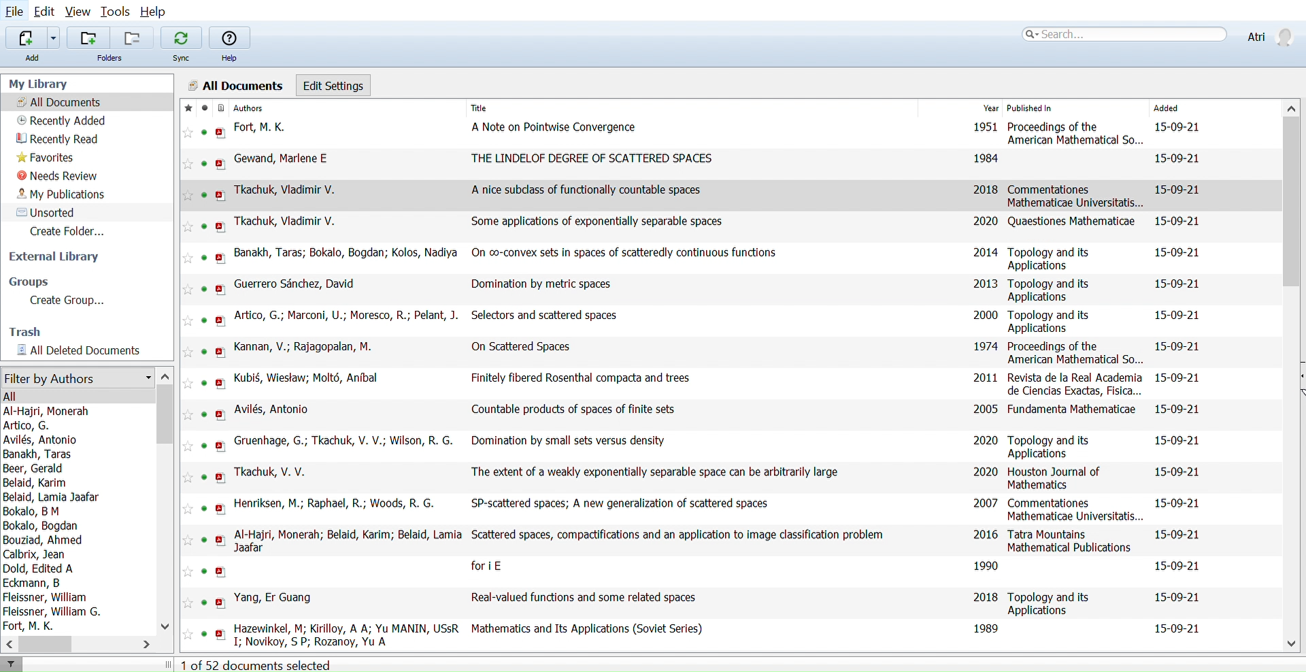 The height and width of the screenshot is (672, 1306). Describe the element at coordinates (56, 38) in the screenshot. I see `Add files options` at that location.